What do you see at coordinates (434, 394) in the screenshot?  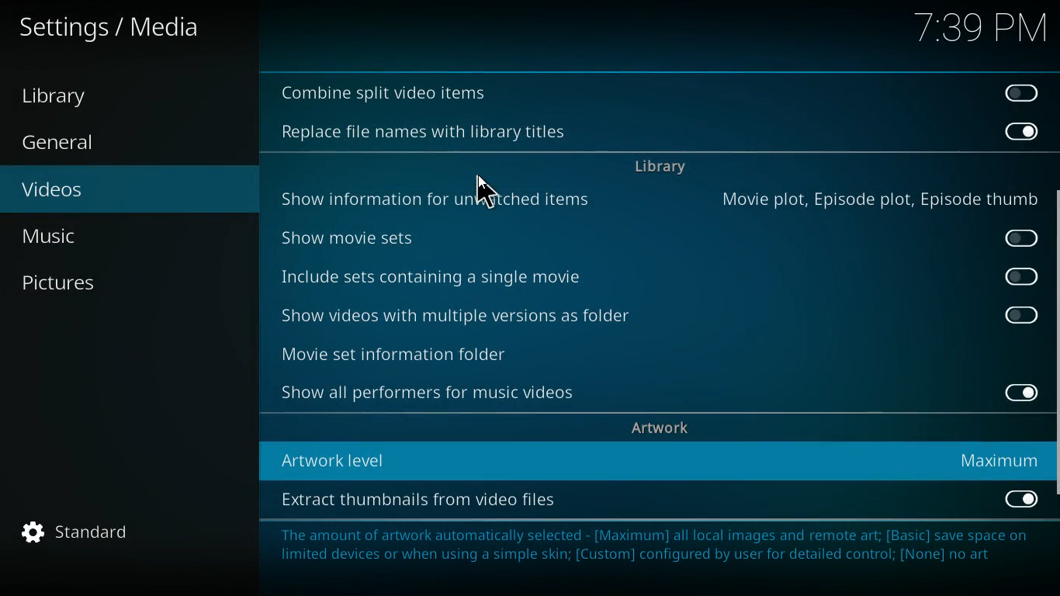 I see `show all performers` at bounding box center [434, 394].